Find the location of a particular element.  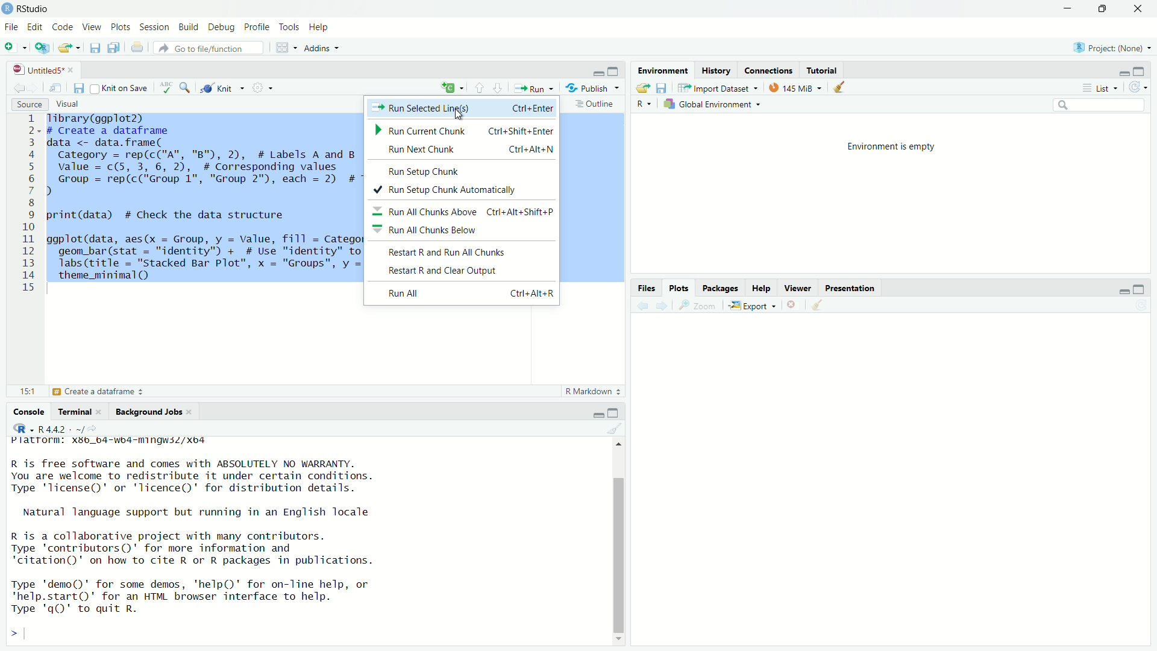

Close is located at coordinates (794, 305).